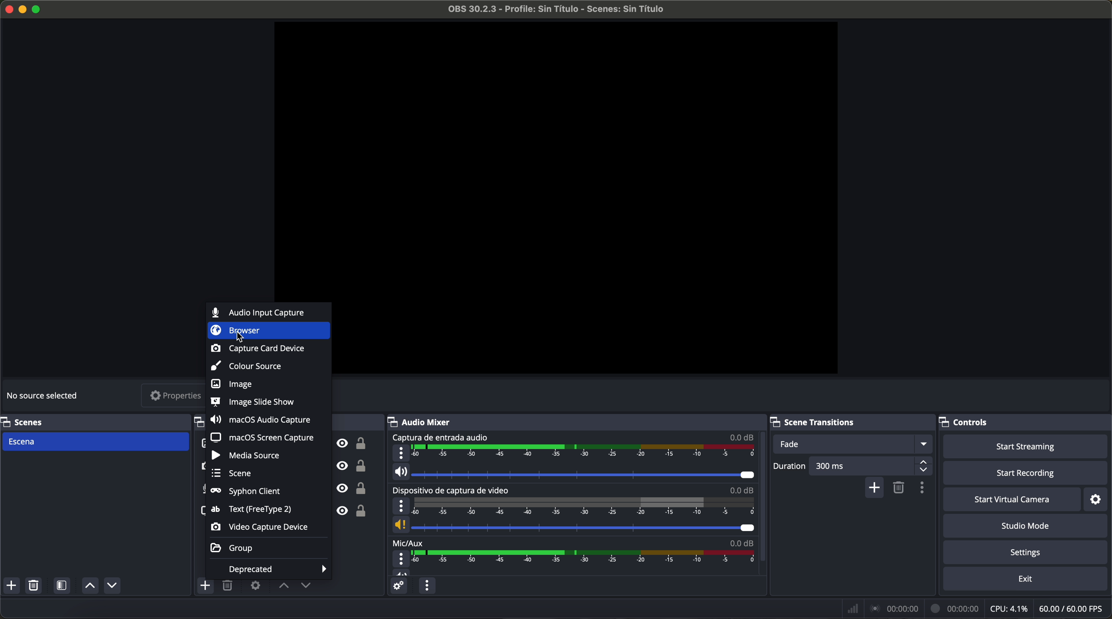 This screenshot has height=619, width=1112. Describe the element at coordinates (1028, 579) in the screenshot. I see `exit` at that location.